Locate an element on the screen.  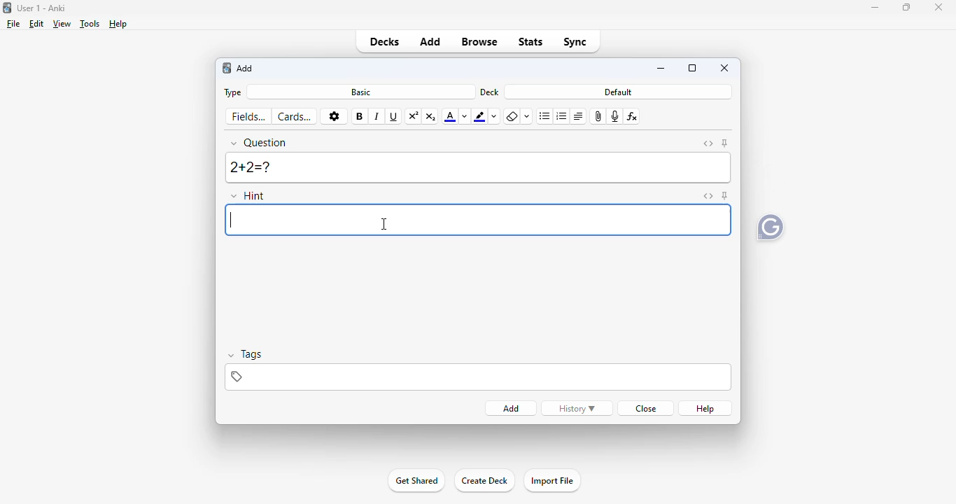
logo is located at coordinates (226, 68).